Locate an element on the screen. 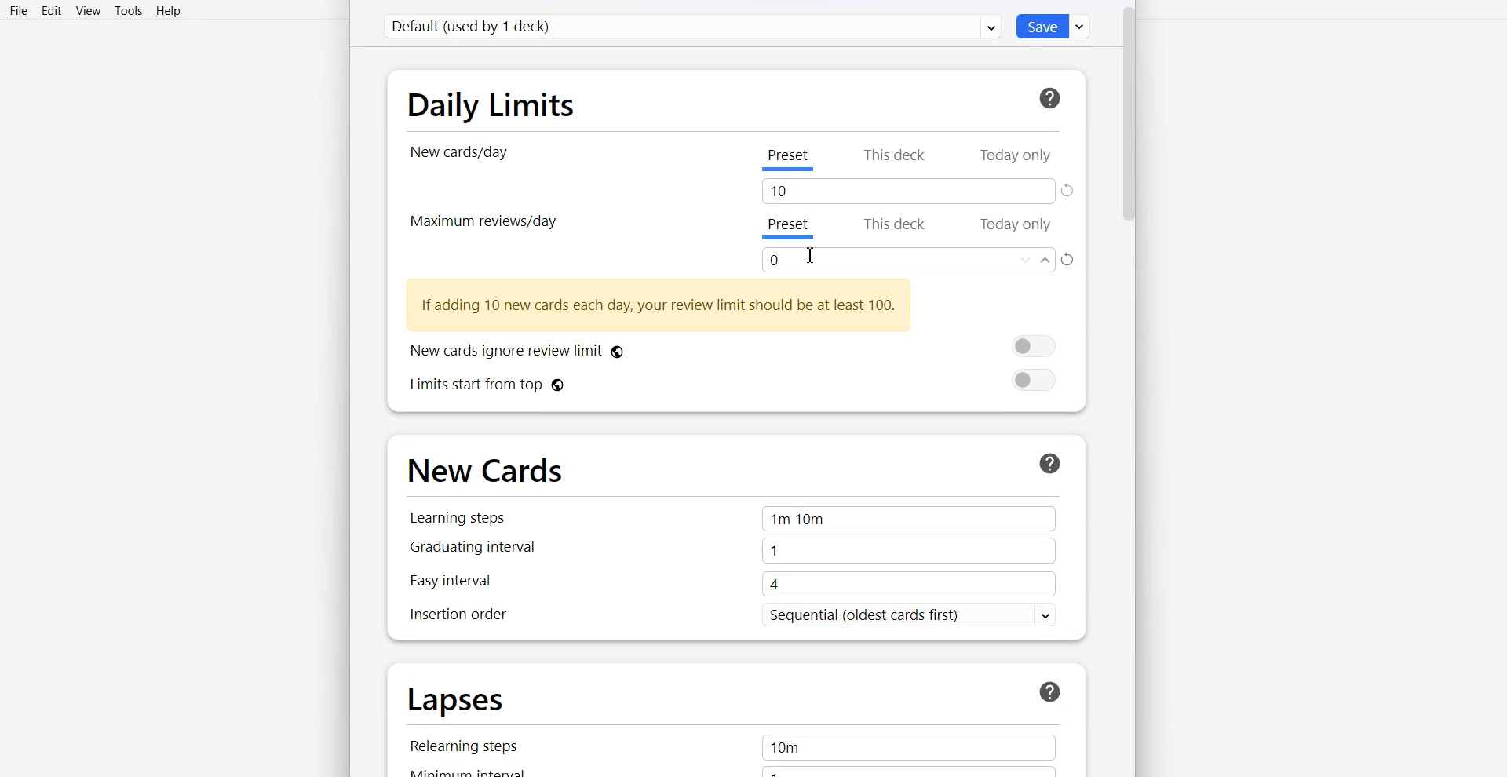 Image resolution: width=1507 pixels, height=777 pixels. Help is located at coordinates (1046, 99).